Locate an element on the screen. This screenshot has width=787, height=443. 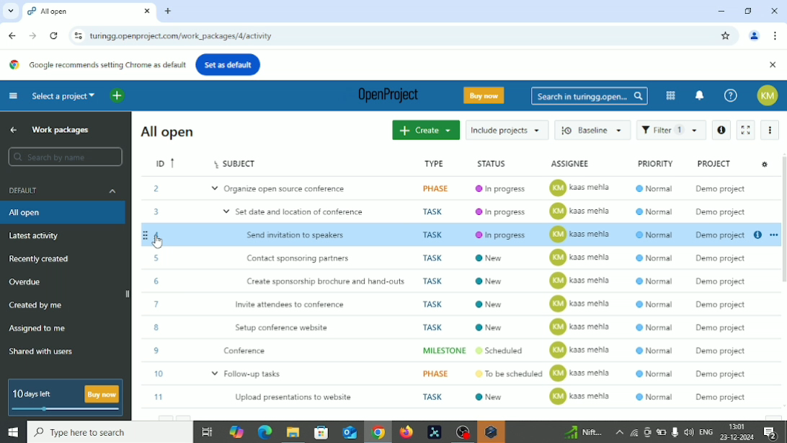
Type is located at coordinates (433, 162).